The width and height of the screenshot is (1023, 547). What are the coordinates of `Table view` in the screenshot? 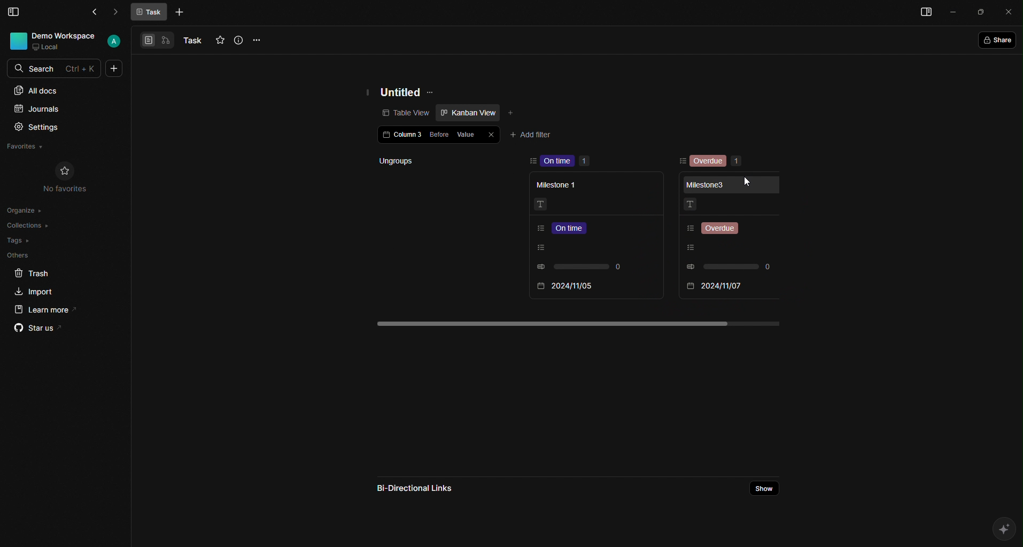 It's located at (392, 113).